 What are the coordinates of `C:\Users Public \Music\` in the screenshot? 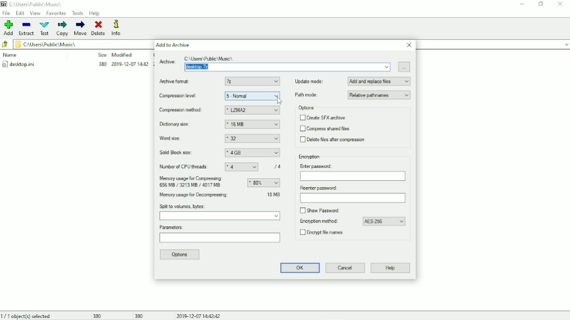 It's located at (210, 58).